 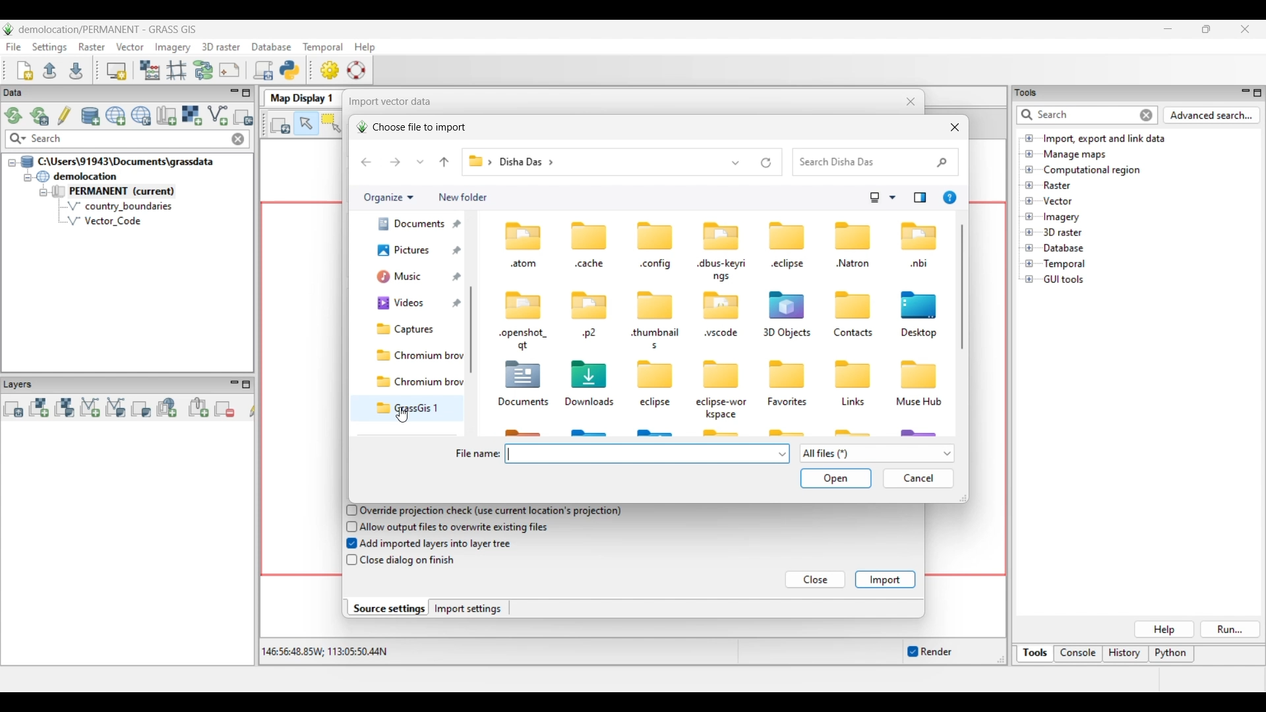 What do you see at coordinates (116, 407) in the screenshot?
I see `Add various vector map layers` at bounding box center [116, 407].